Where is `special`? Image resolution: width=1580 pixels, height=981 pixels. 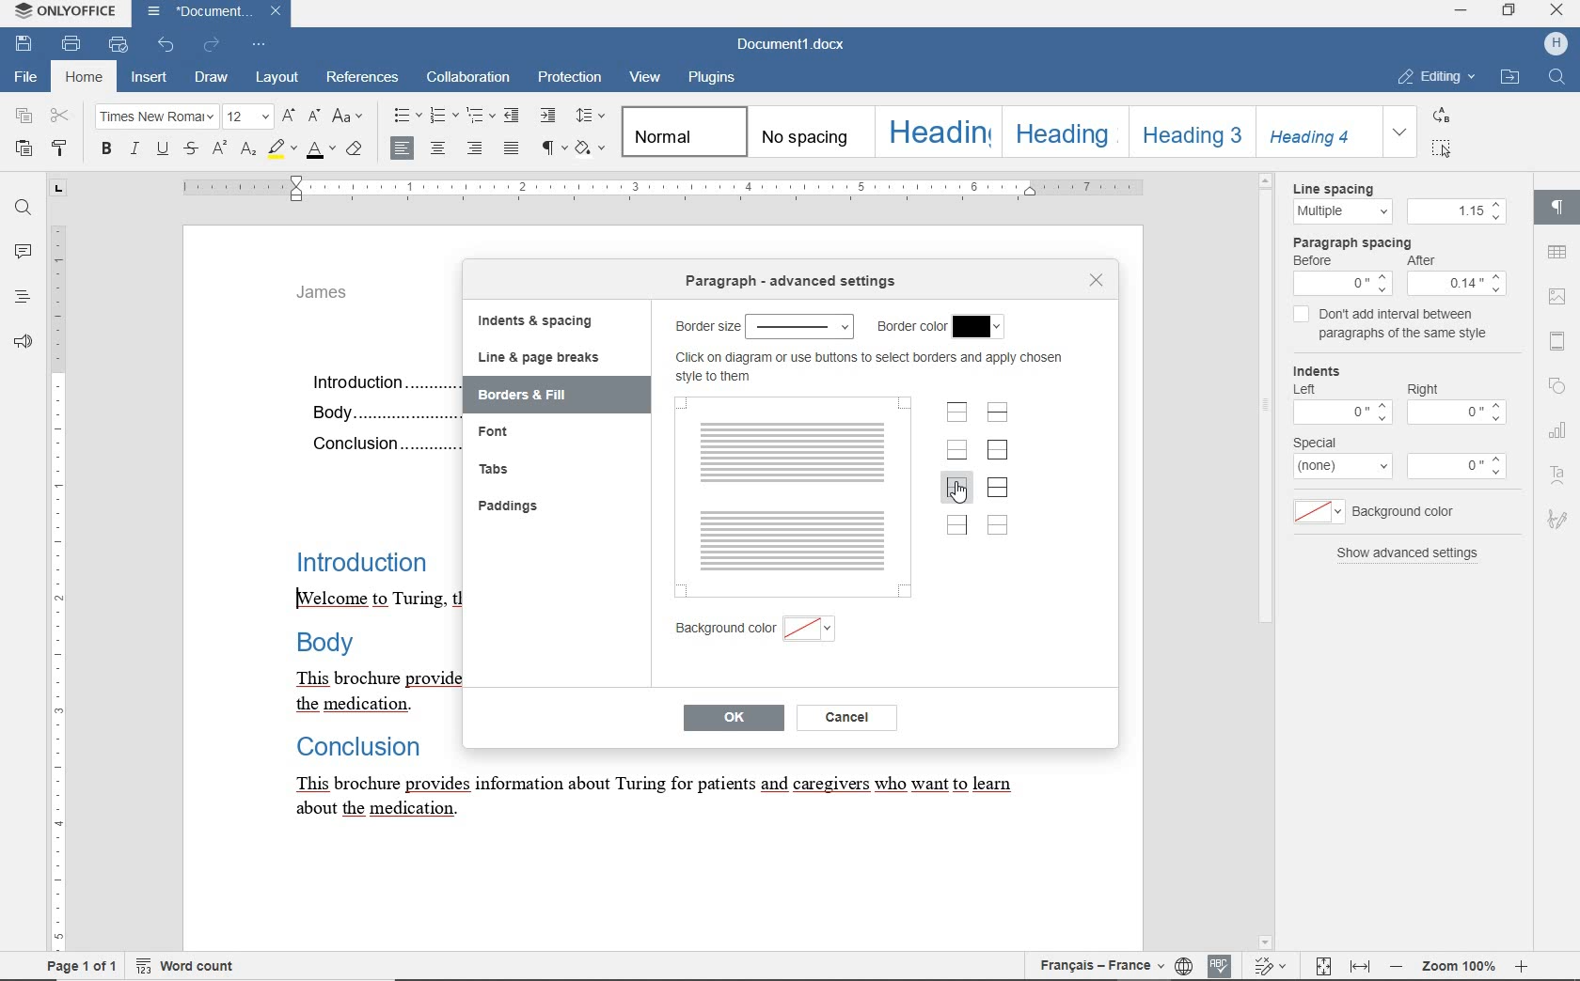 special is located at coordinates (1316, 442).